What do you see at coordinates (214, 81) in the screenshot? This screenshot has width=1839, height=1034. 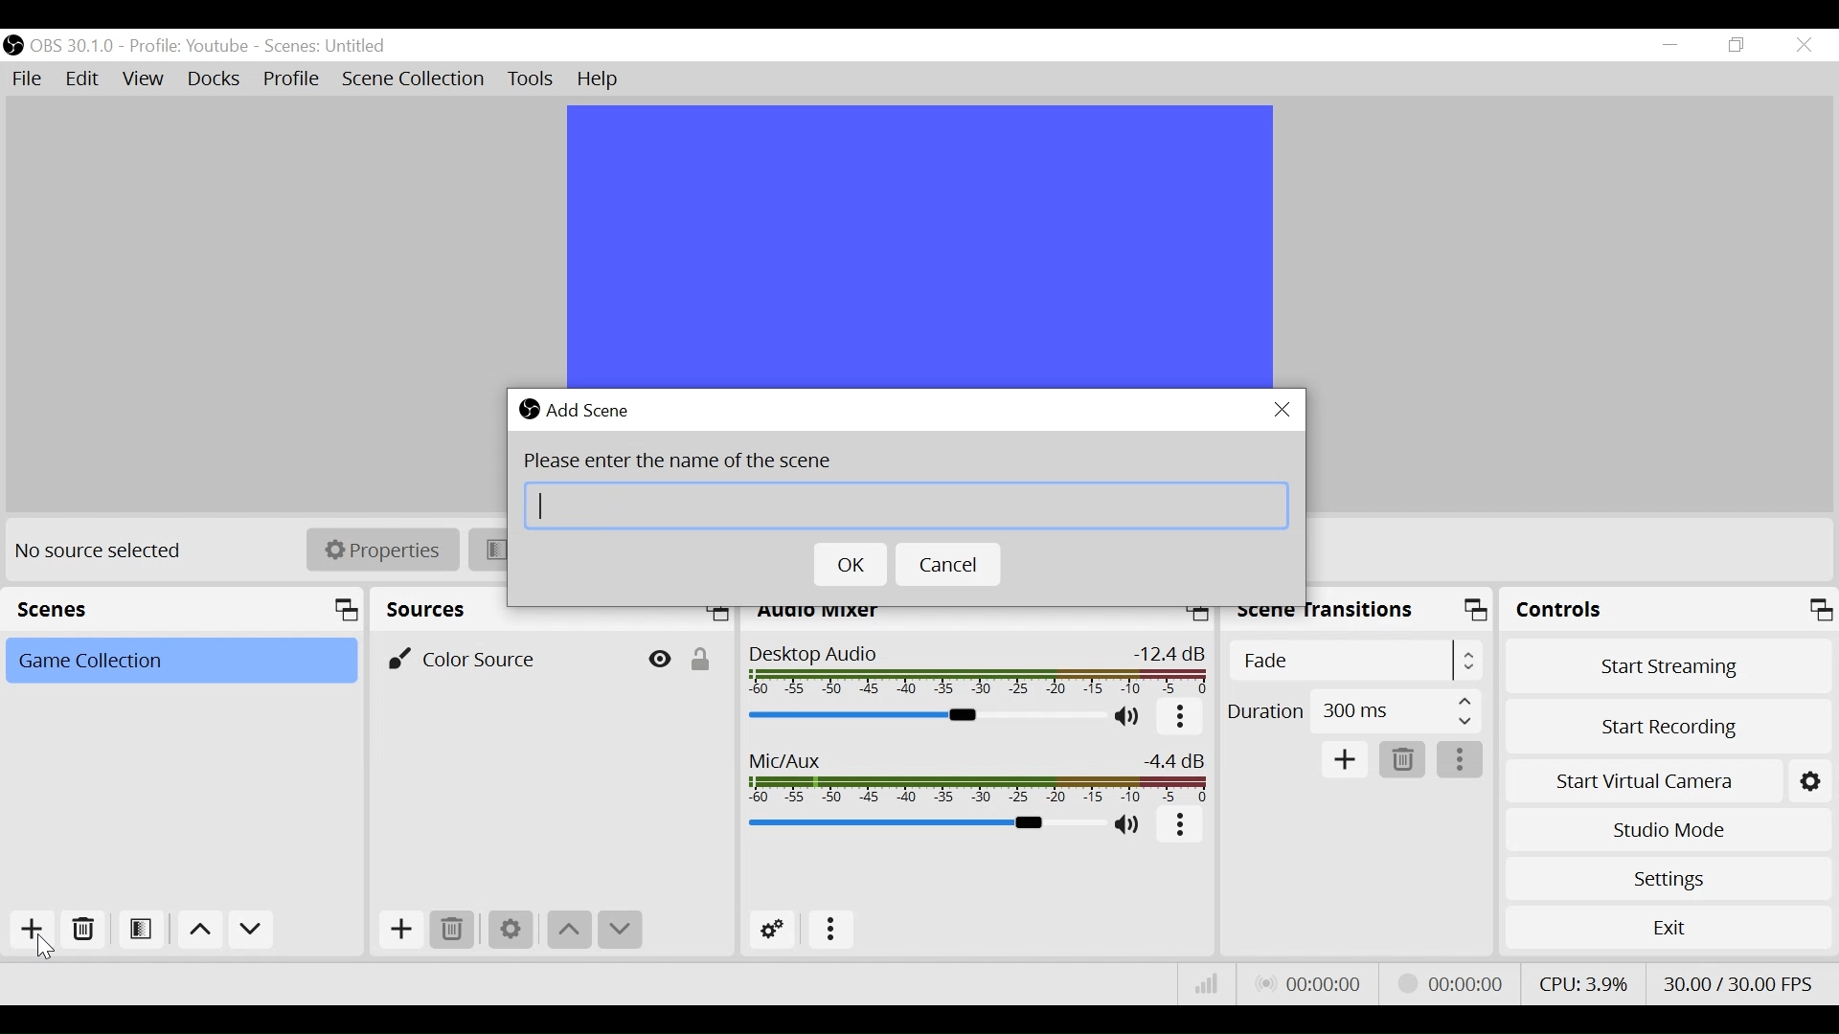 I see `Docks` at bounding box center [214, 81].